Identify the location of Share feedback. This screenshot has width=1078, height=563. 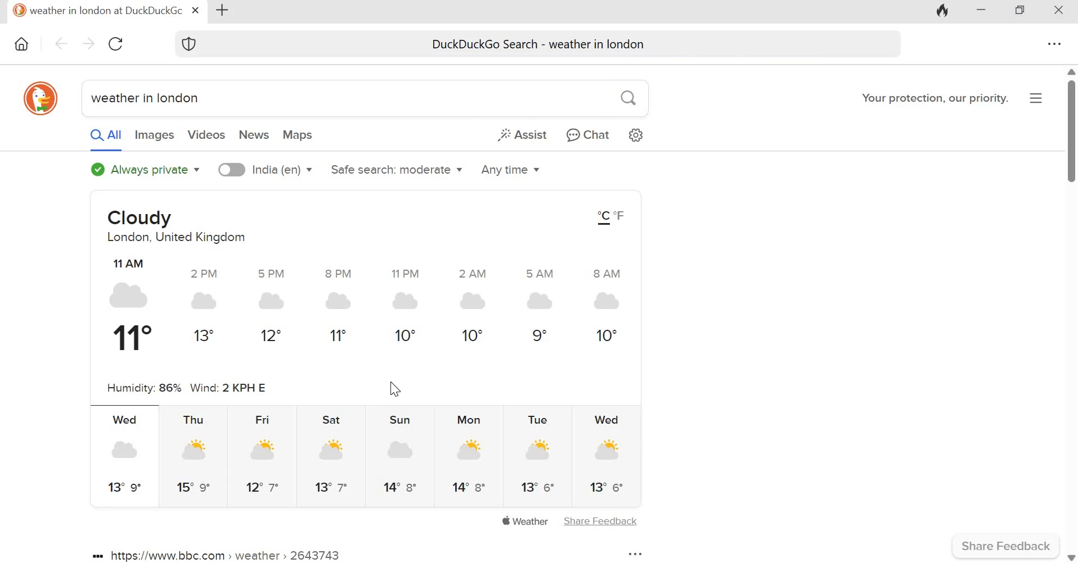
(1007, 547).